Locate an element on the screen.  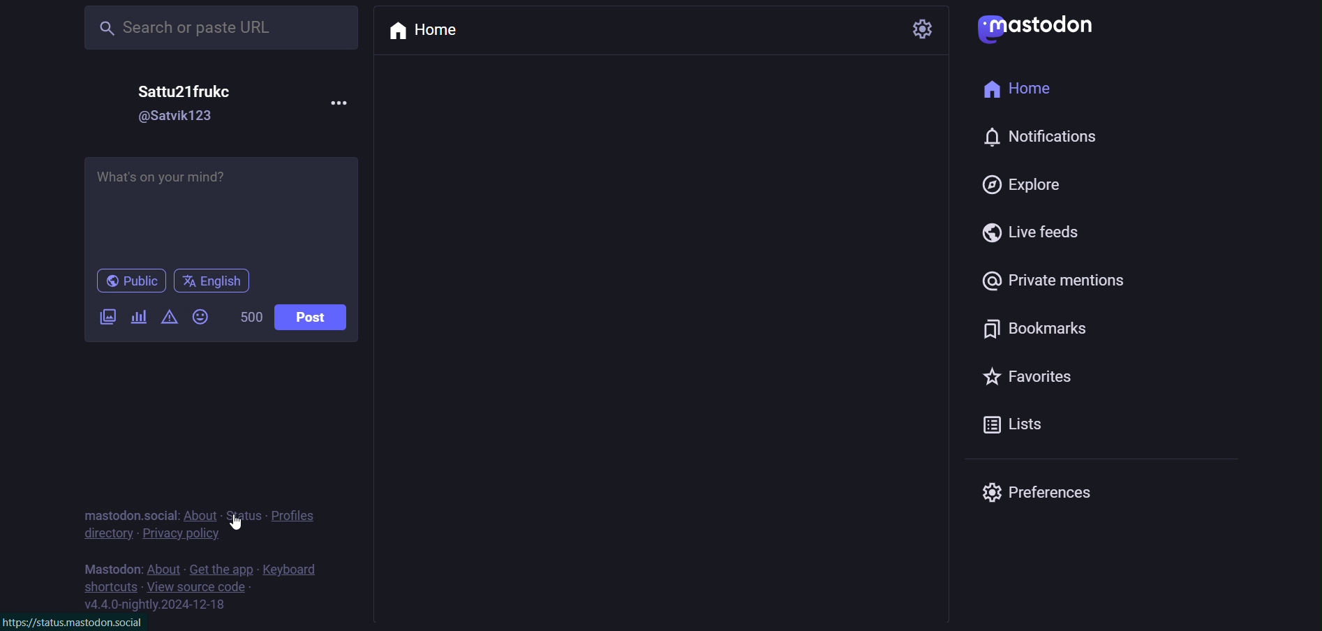
logo is located at coordinates (1037, 30).